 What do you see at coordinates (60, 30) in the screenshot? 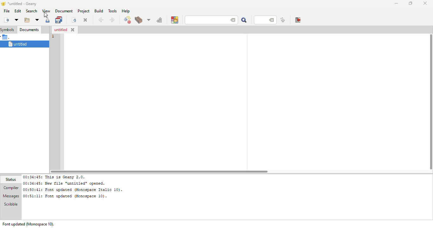
I see `untitled` at bounding box center [60, 30].